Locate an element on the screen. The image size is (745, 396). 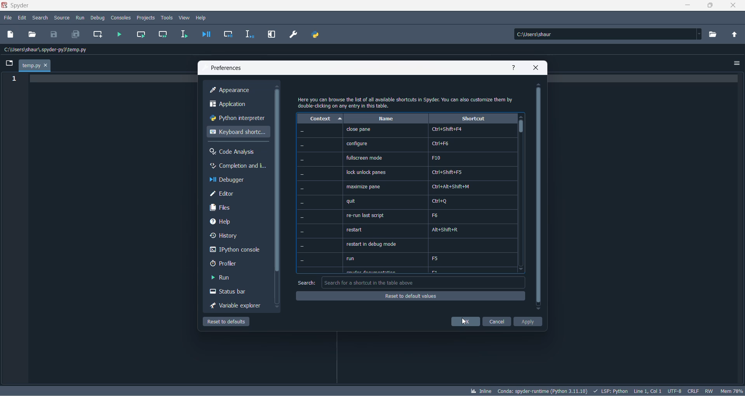
scrollbar is located at coordinates (538, 197).